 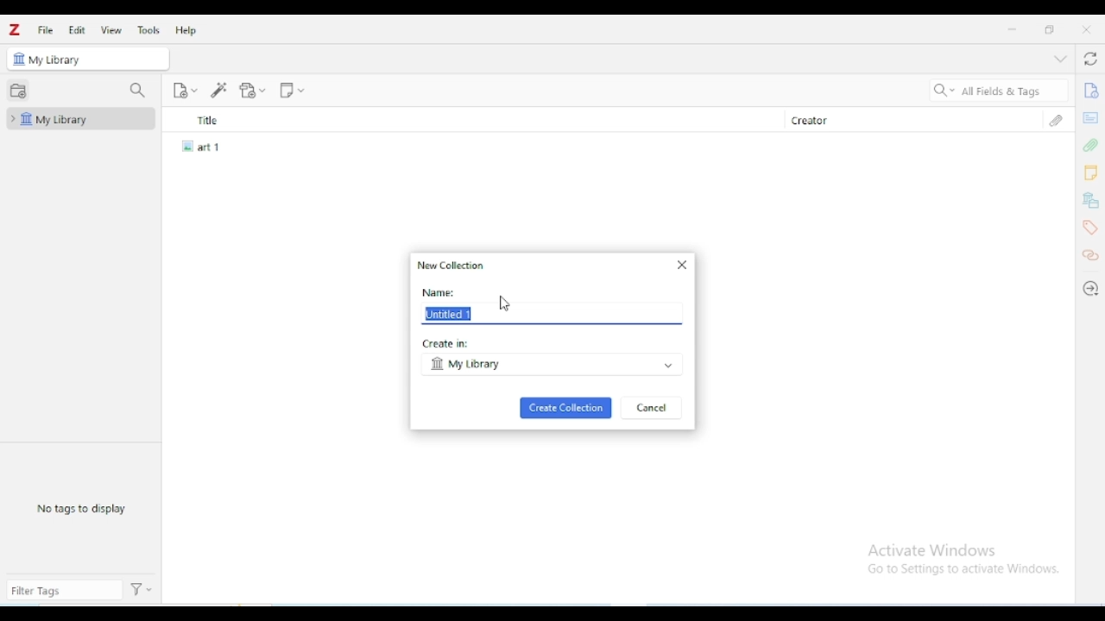 What do you see at coordinates (1089, 145) in the screenshot?
I see `attachments` at bounding box center [1089, 145].